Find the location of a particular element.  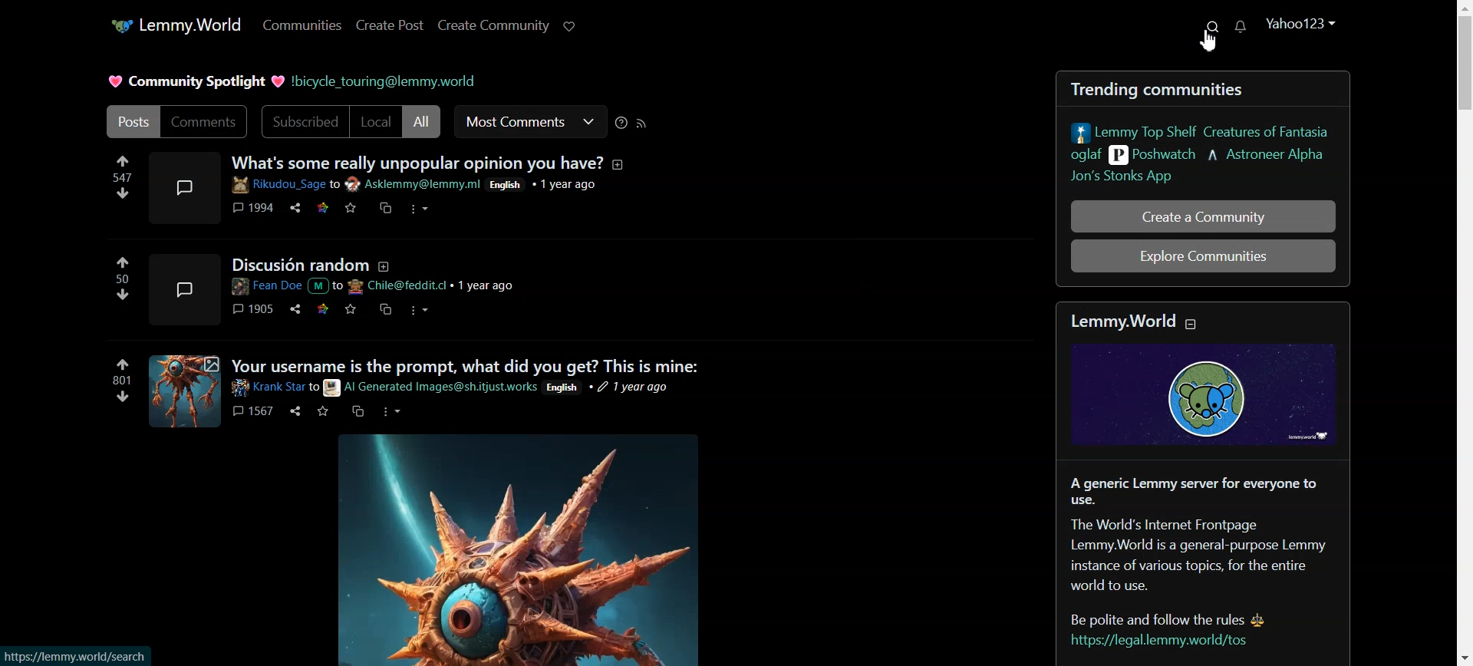

1905 comment is located at coordinates (254, 308).